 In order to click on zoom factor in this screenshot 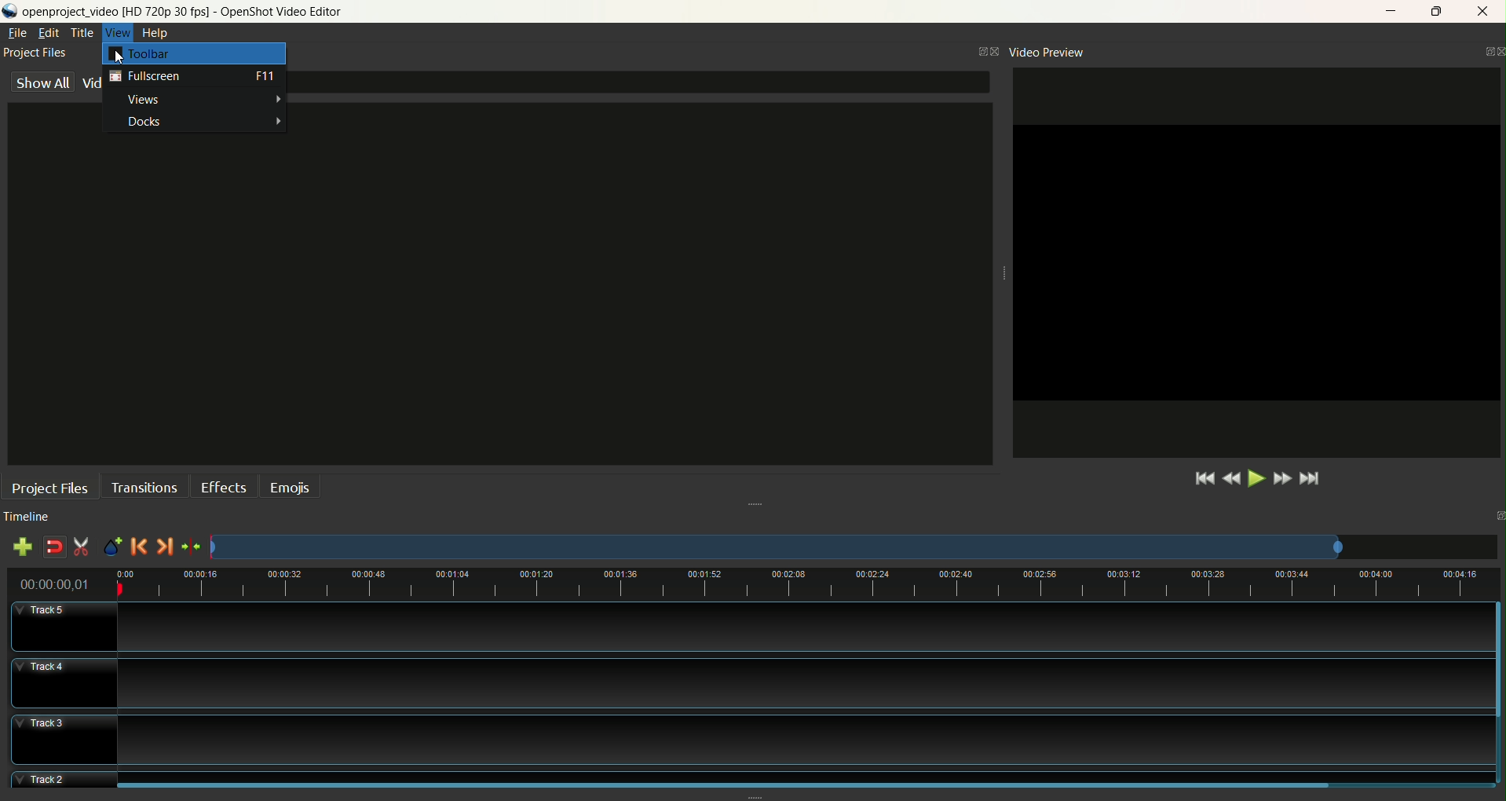, I will do `click(854, 547)`.